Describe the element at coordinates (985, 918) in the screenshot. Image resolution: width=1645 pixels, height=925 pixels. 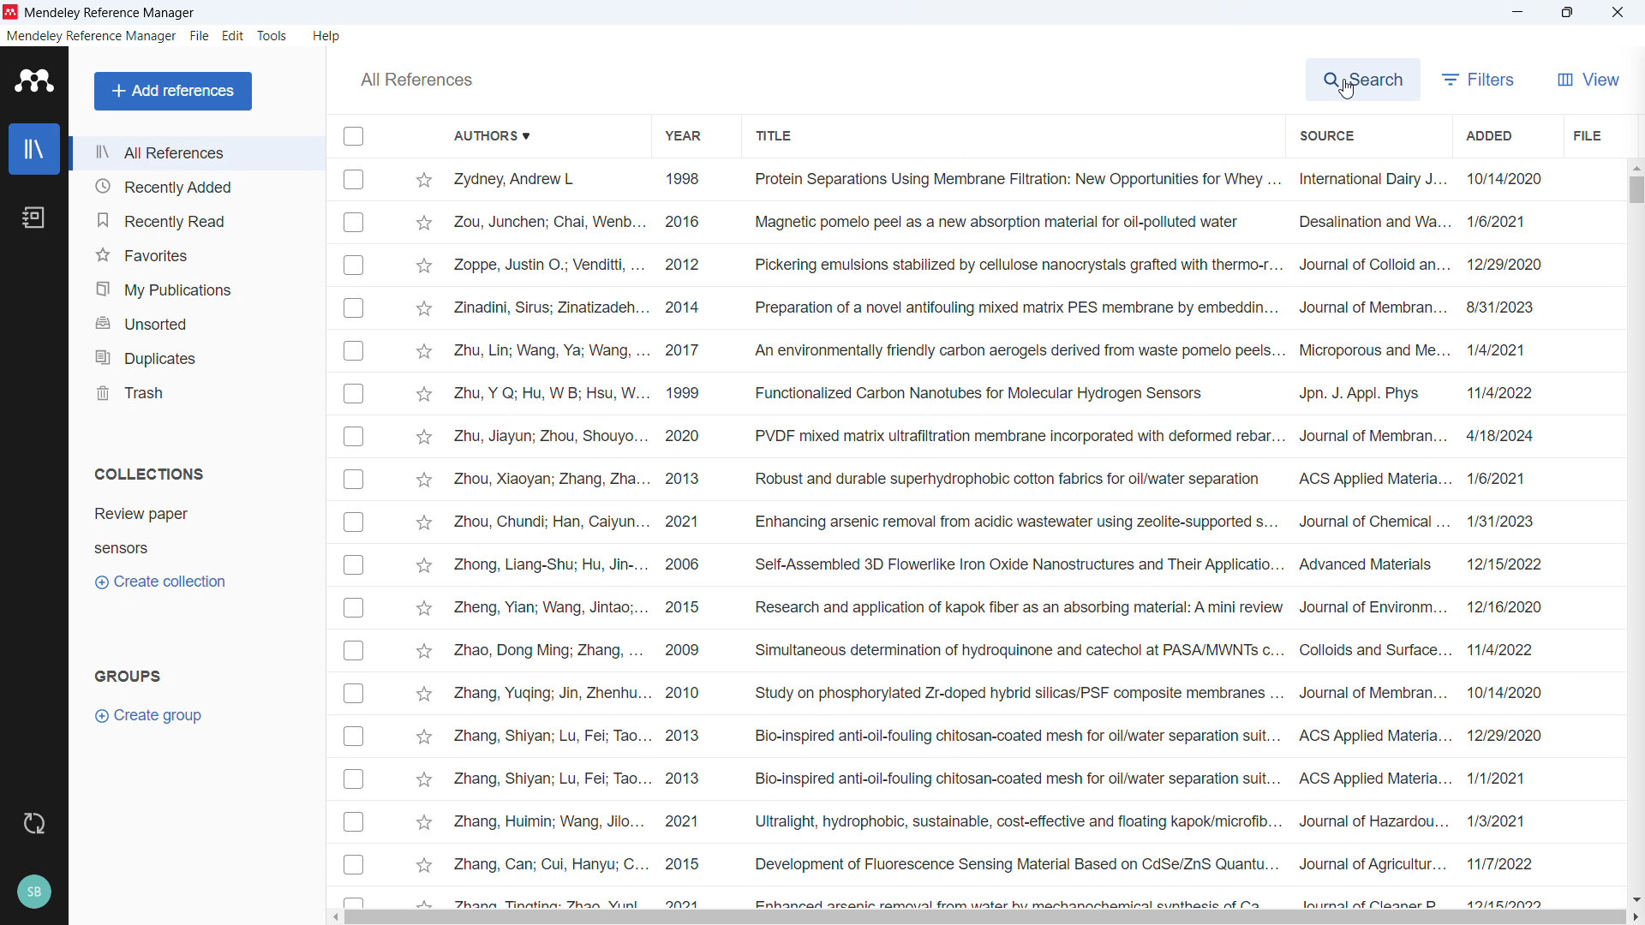
I see `Horizontal scroll bar ` at that location.